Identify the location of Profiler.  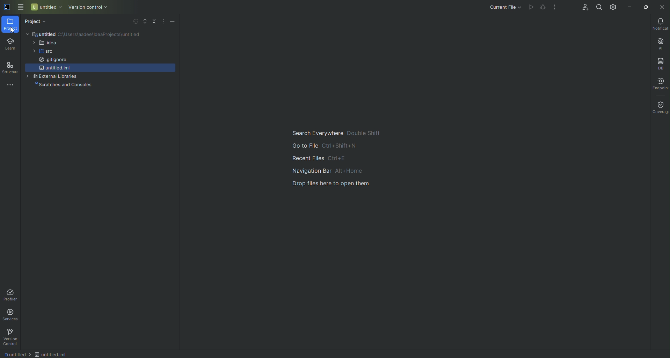
(14, 294).